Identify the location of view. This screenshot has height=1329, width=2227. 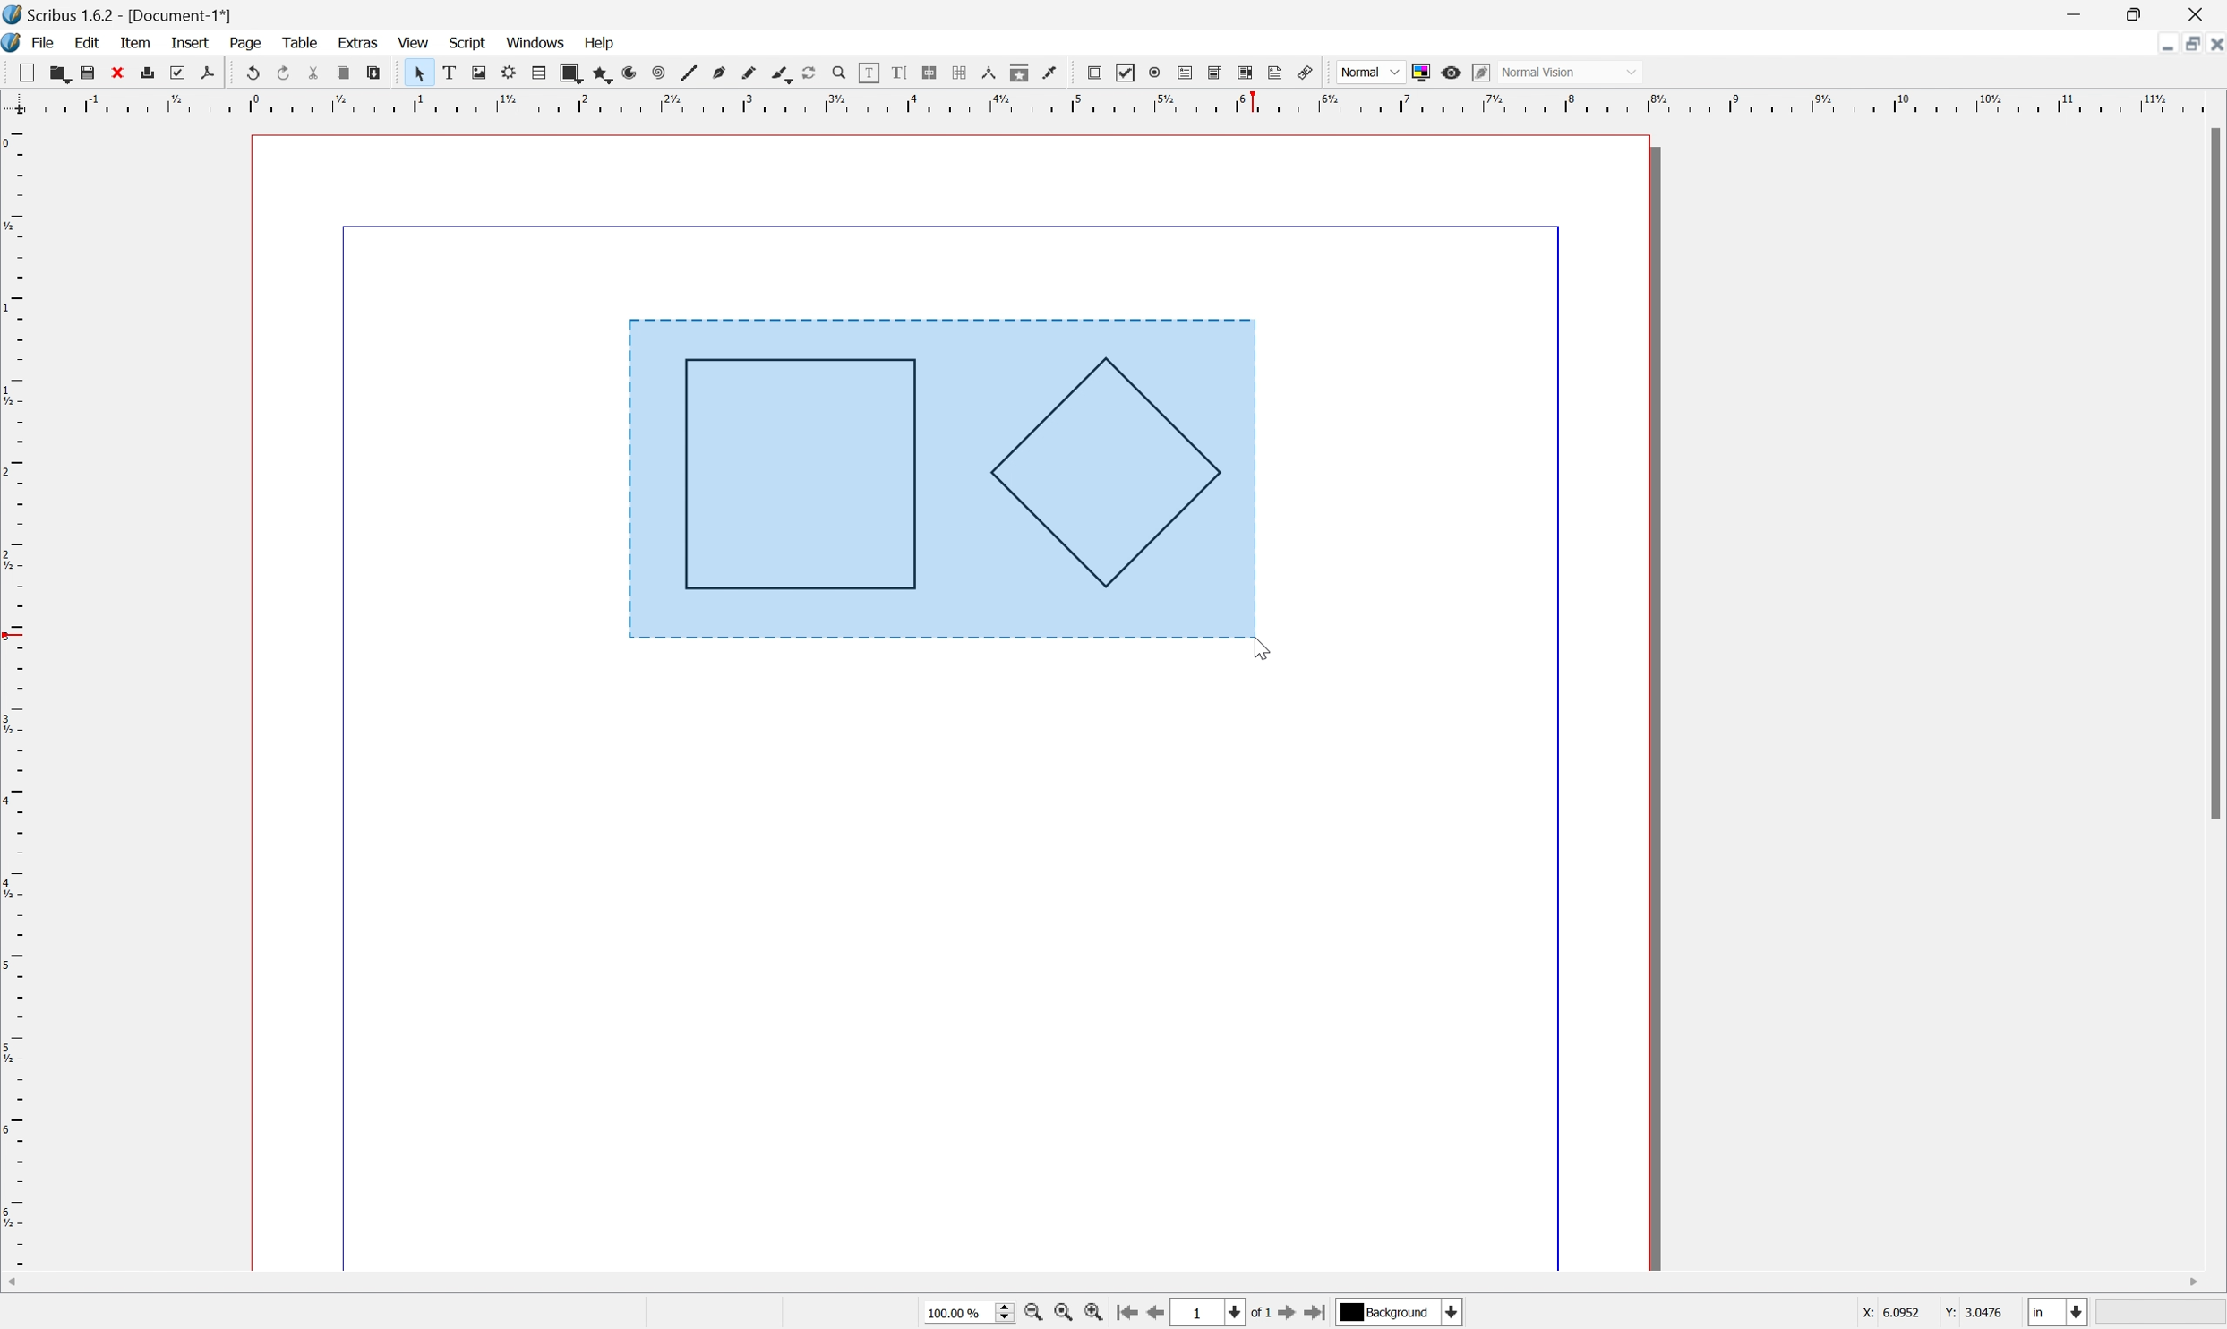
(416, 42).